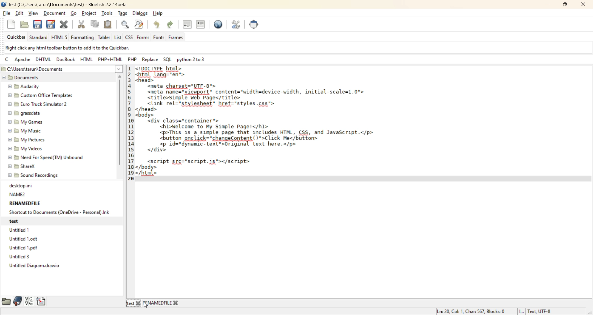 The height and width of the screenshot is (315, 593). I want to click on unindent, so click(187, 24).